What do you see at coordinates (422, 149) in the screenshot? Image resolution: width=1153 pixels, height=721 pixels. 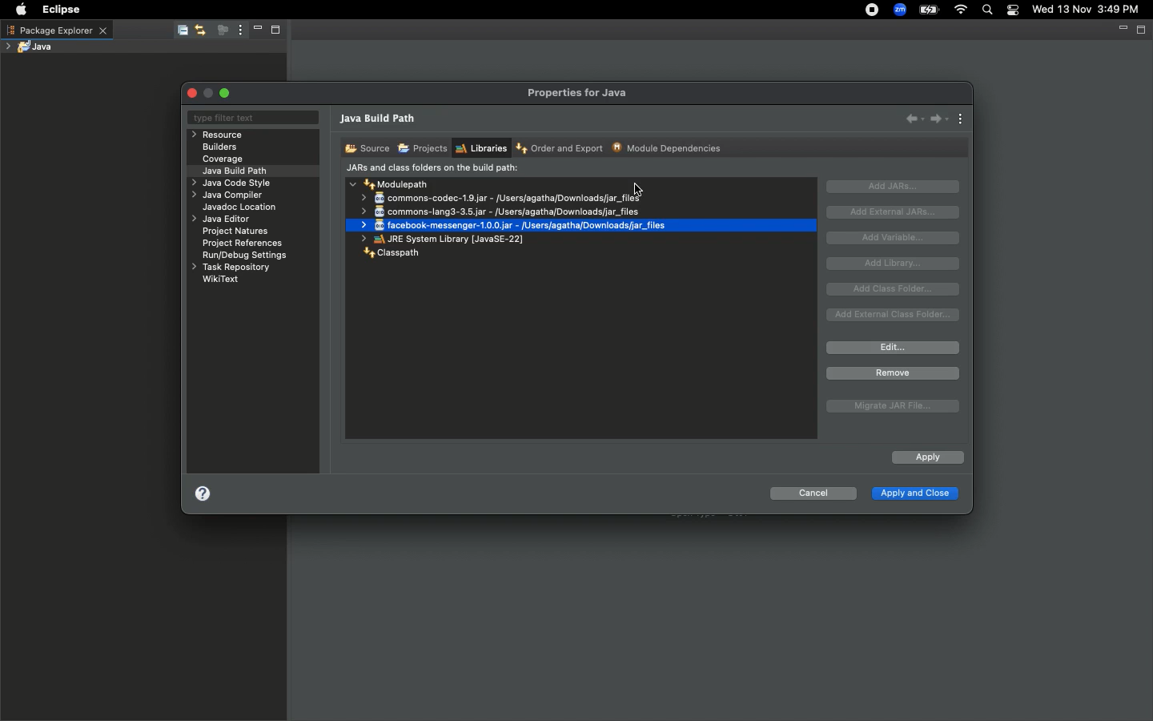 I see `Projects` at bounding box center [422, 149].